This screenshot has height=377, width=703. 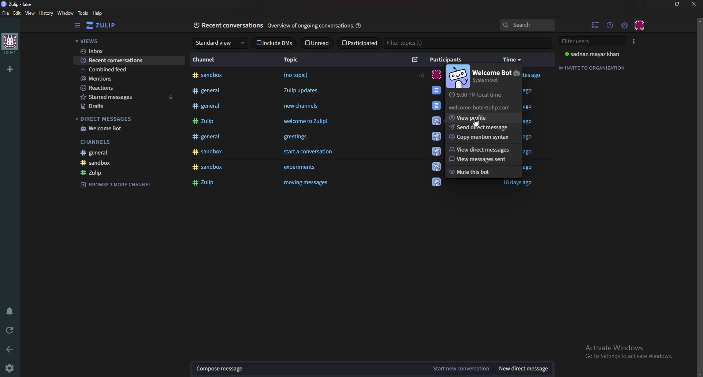 I want to click on welcome bot, so click(x=497, y=76).